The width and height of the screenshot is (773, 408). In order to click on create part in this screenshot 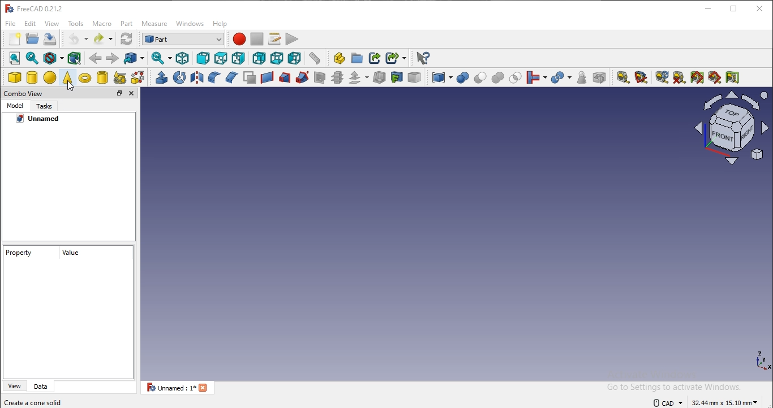, I will do `click(340, 59)`.